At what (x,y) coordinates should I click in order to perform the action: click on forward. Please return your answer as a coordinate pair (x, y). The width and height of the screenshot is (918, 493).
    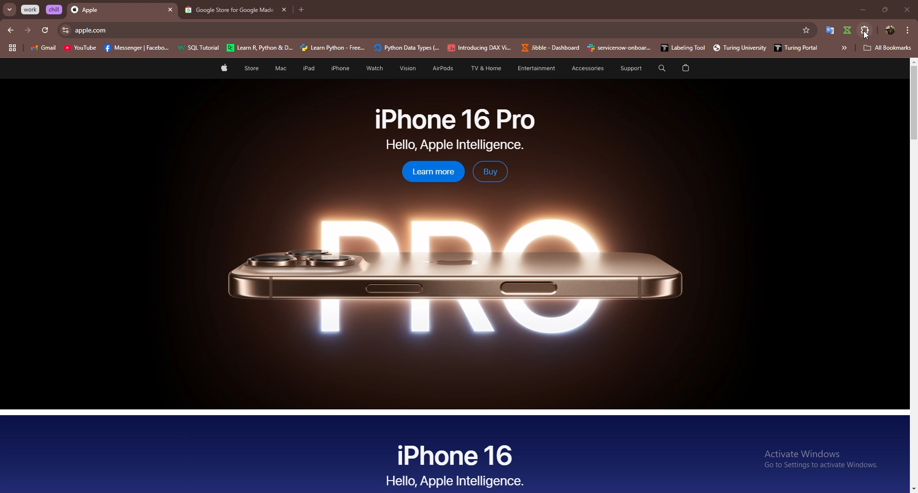
    Looking at the image, I should click on (28, 30).